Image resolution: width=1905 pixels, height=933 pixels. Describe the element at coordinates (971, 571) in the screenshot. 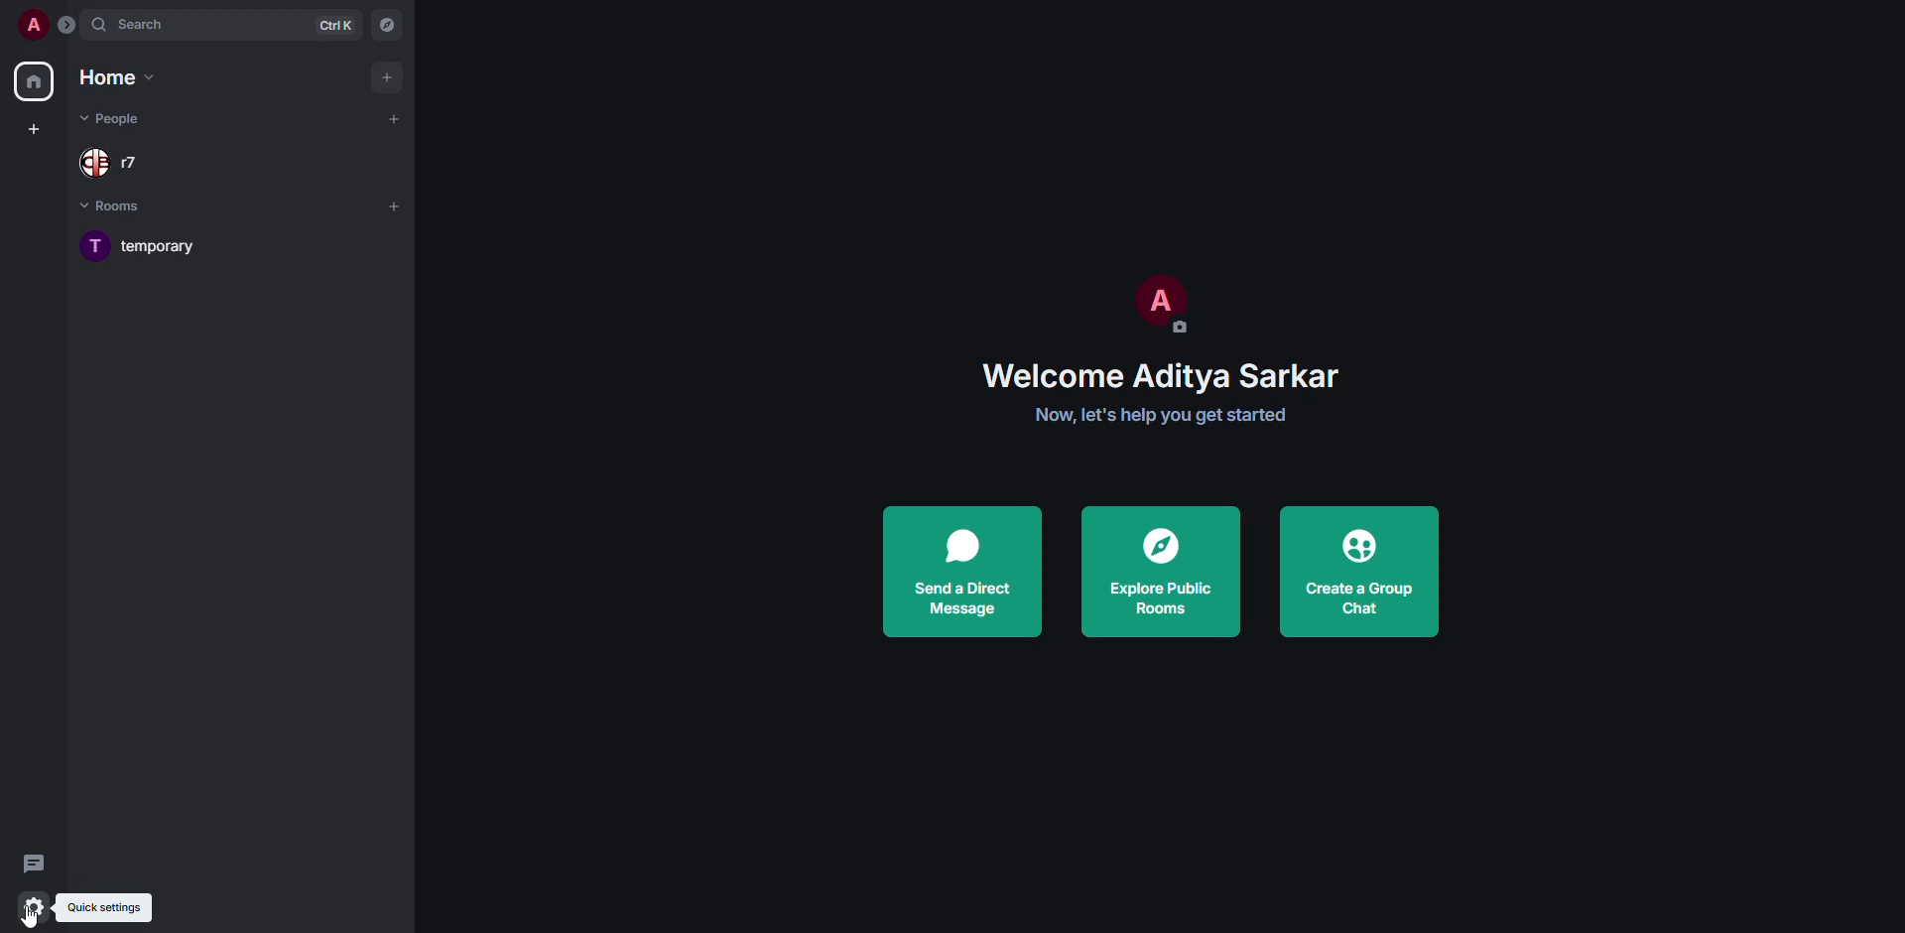

I see `send a direct message` at that location.